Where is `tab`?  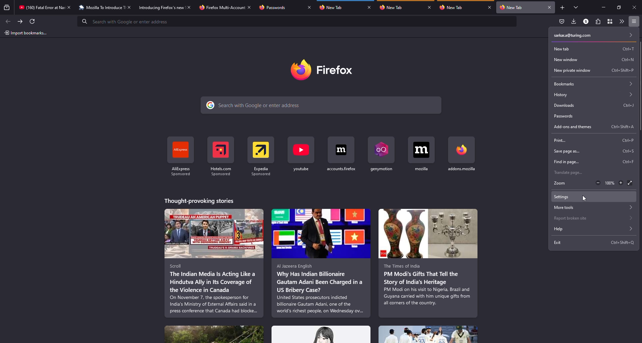
tab is located at coordinates (272, 7).